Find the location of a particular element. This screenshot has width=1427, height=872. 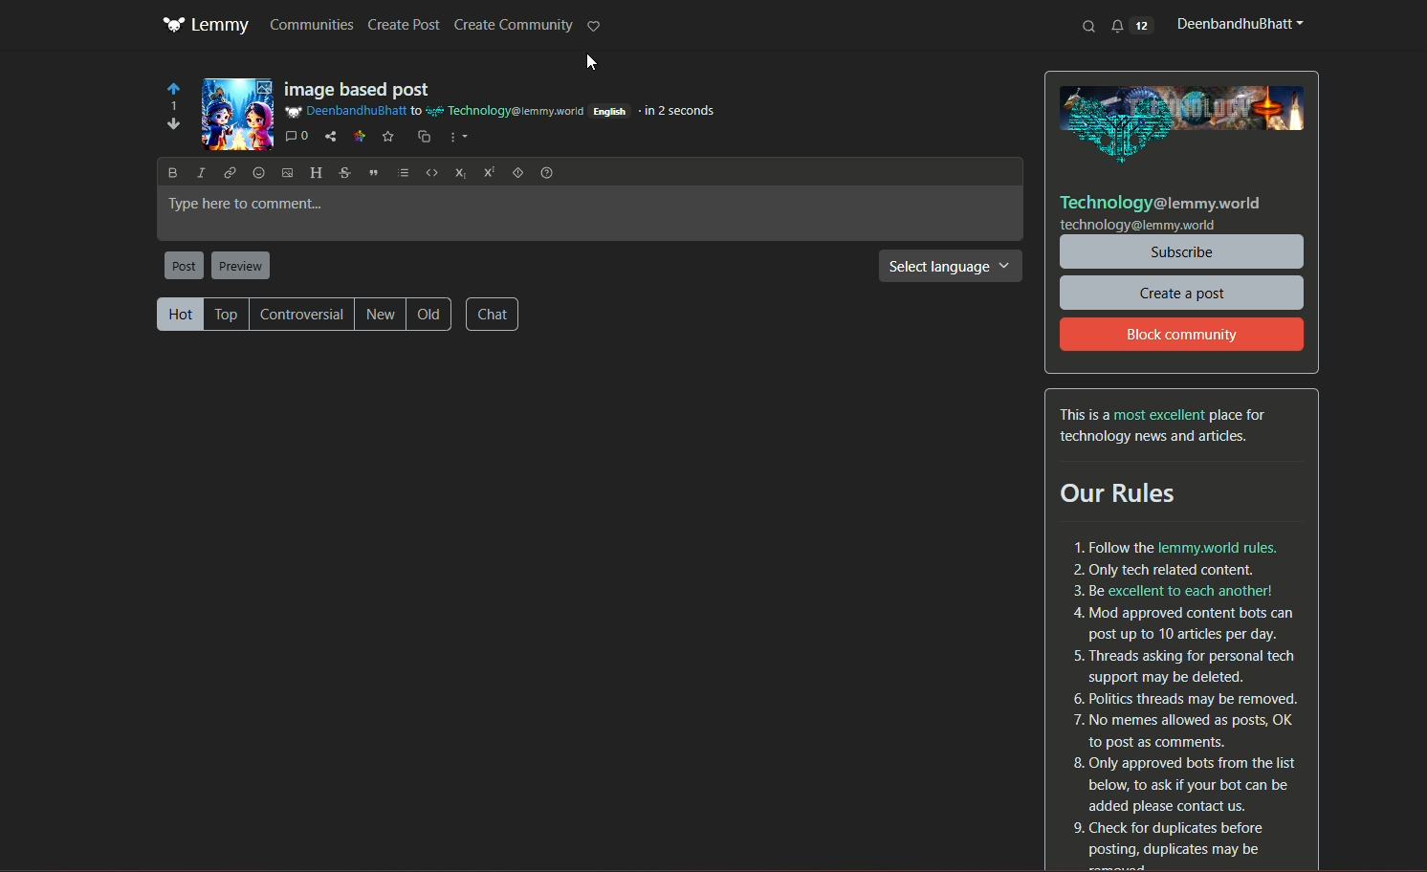

technology @lemmy.world is located at coordinates (1138, 226).